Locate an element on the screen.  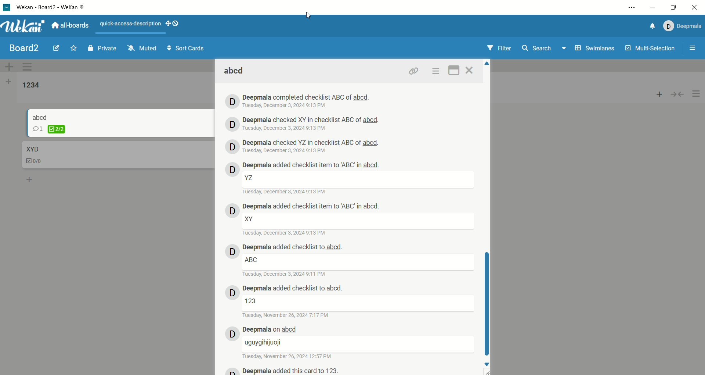
private is located at coordinates (102, 48).